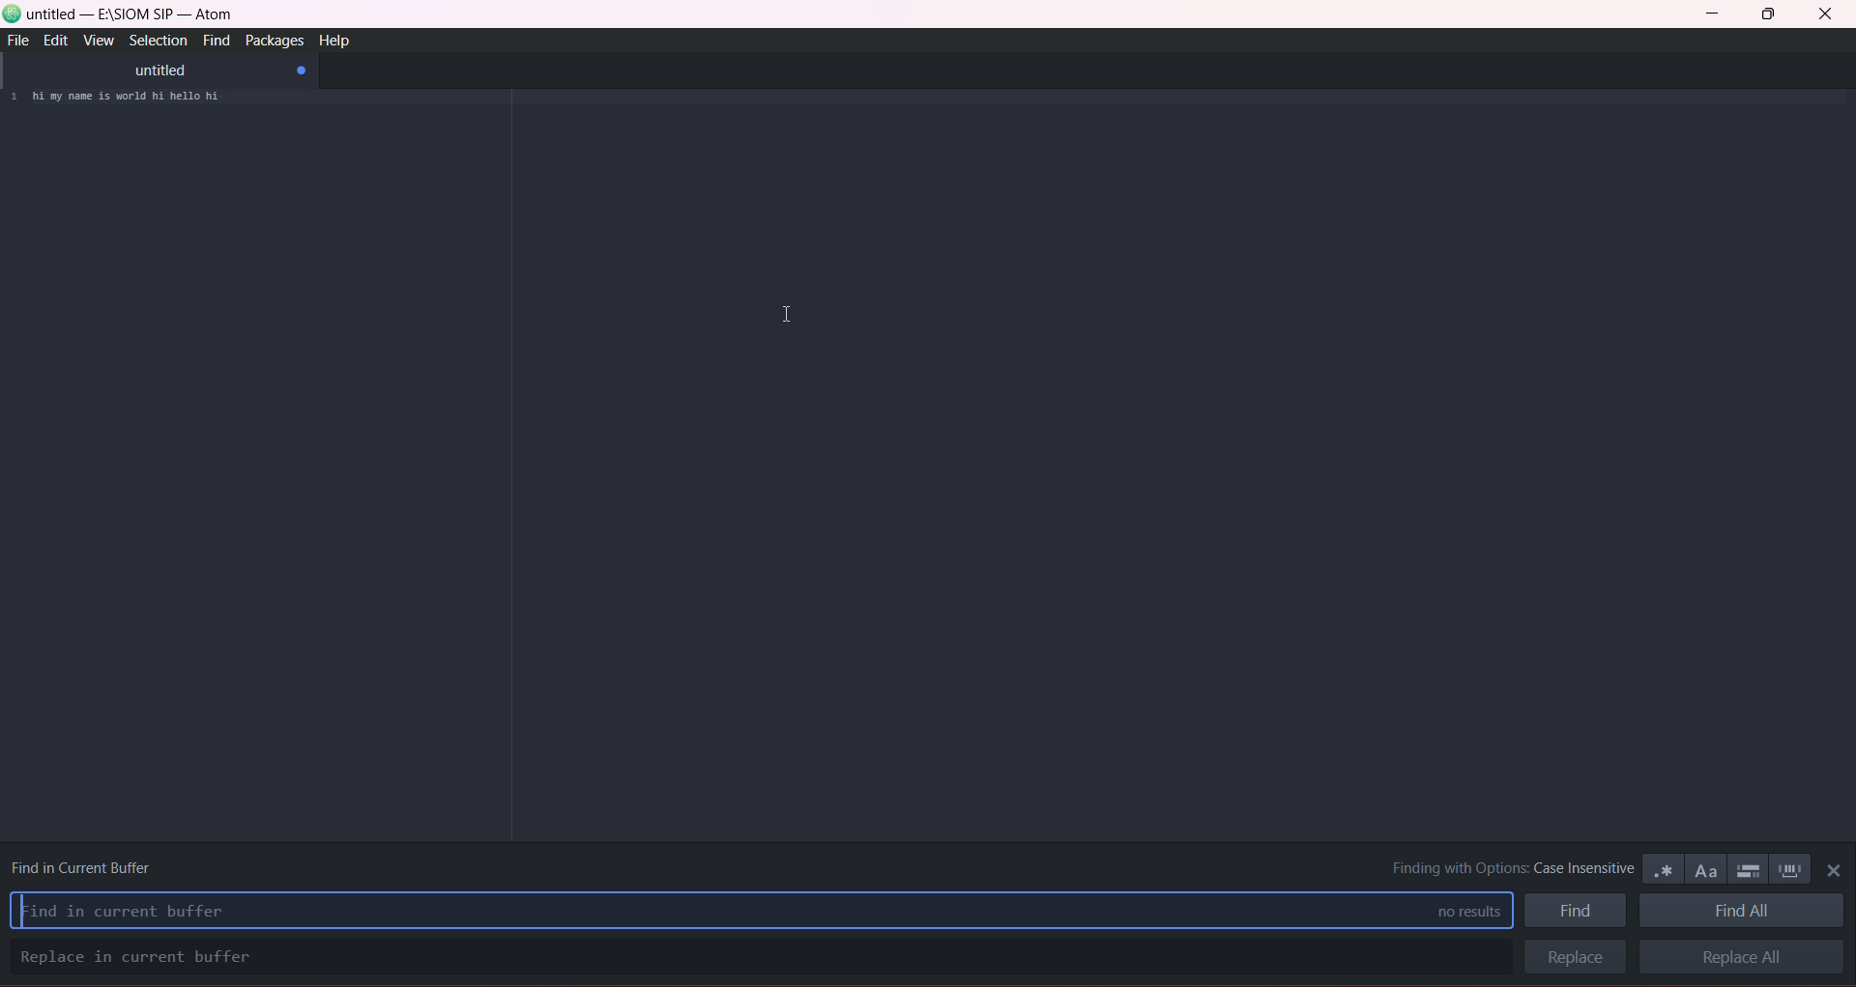  I want to click on close panel, so click(1830, 873).